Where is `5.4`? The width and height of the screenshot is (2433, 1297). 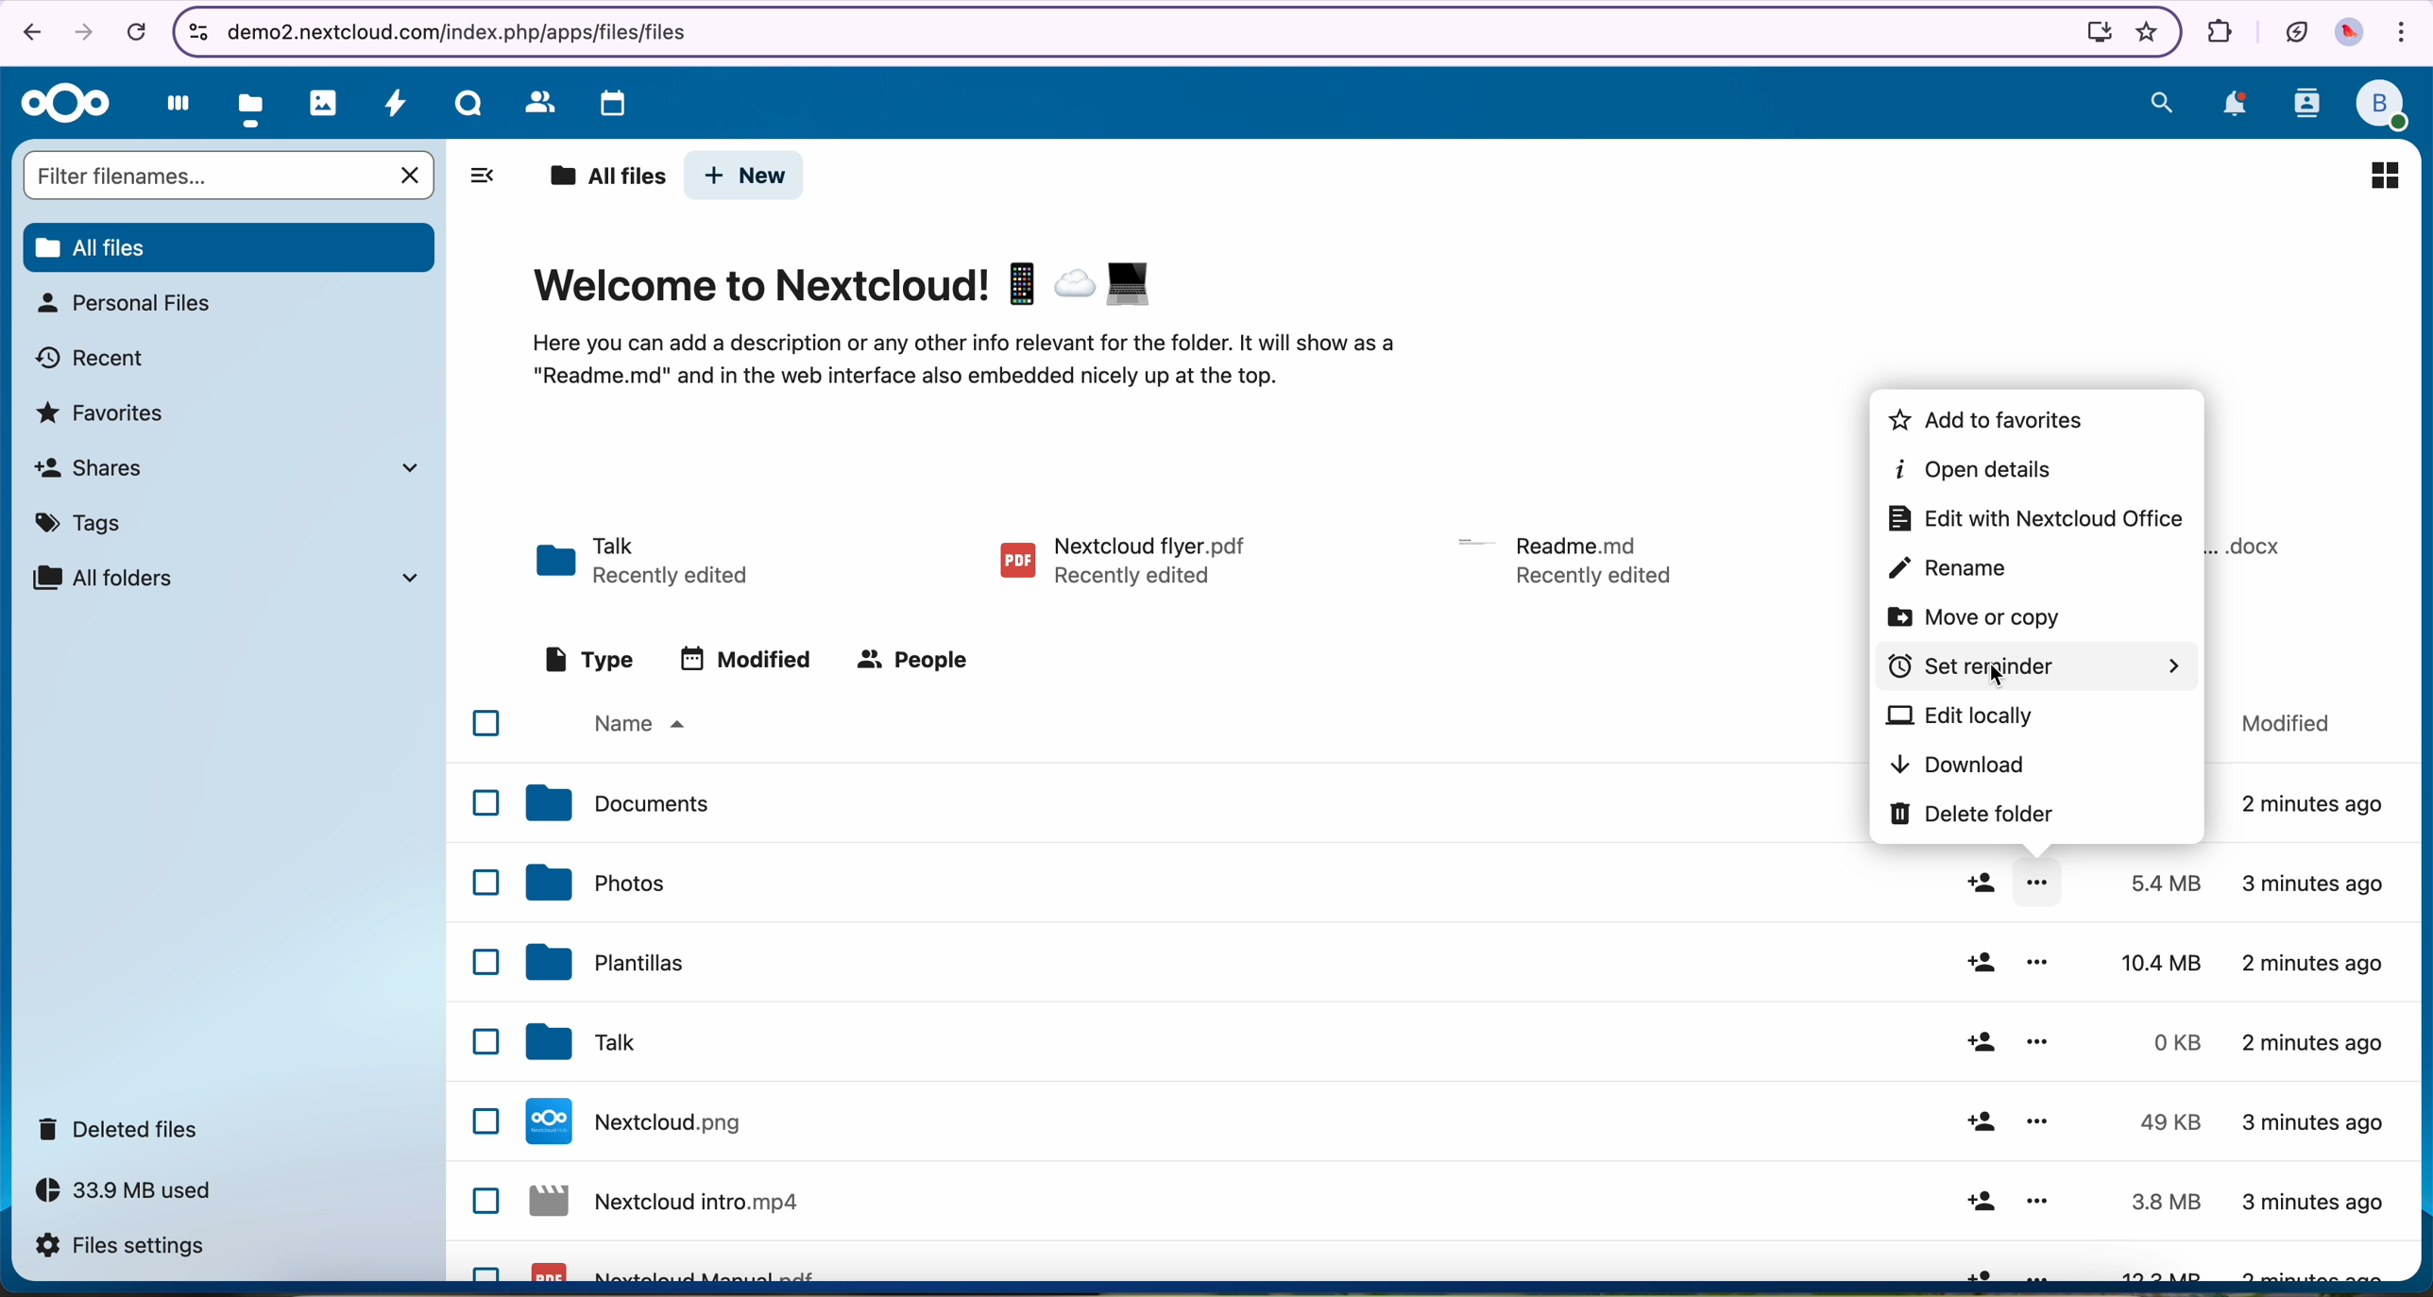
5.4 is located at coordinates (2174, 883).